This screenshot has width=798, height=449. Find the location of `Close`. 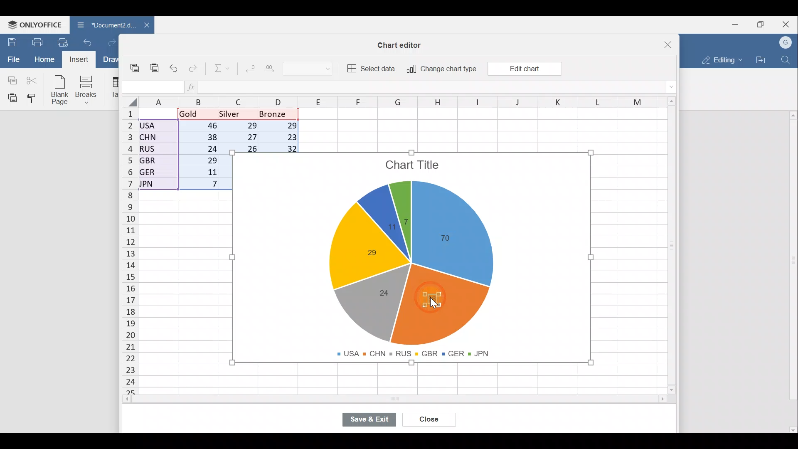

Close is located at coordinates (431, 420).